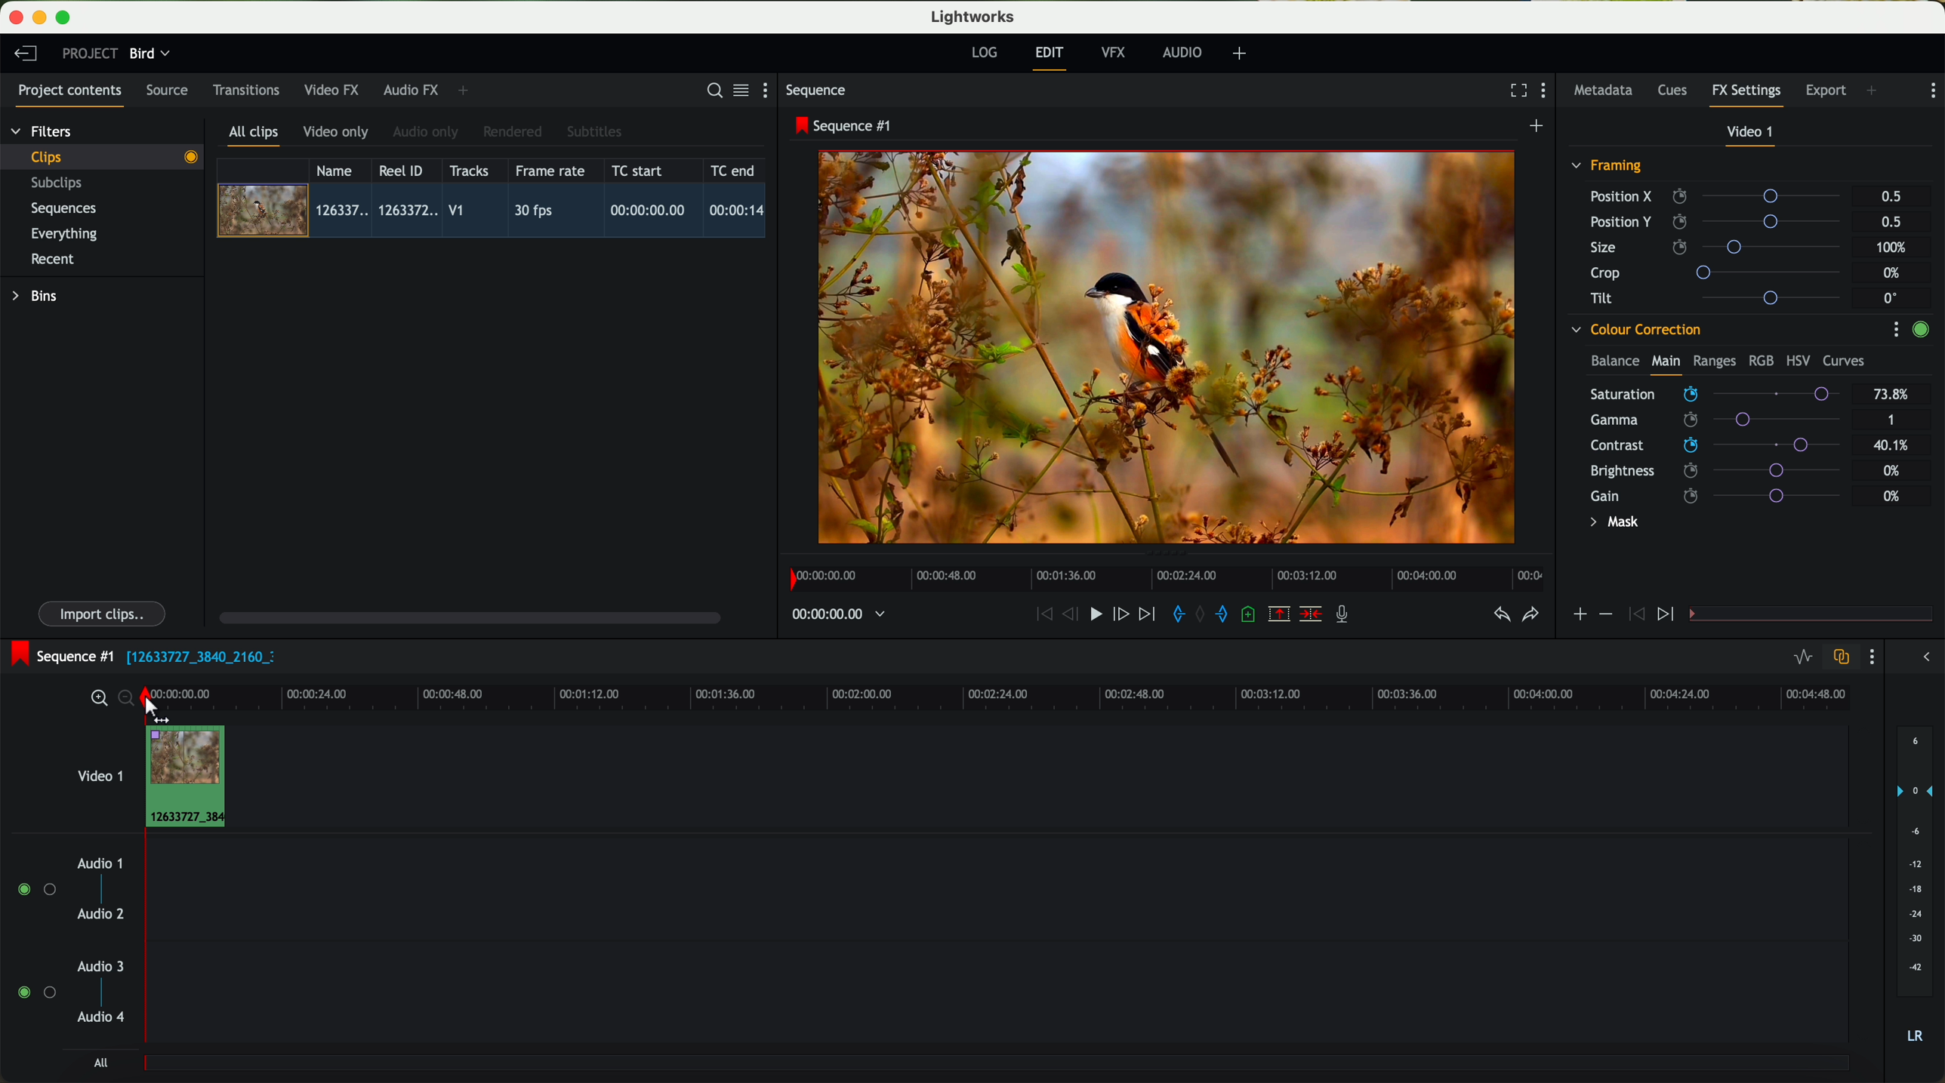  What do you see at coordinates (639, 170) in the screenshot?
I see `TC start` at bounding box center [639, 170].